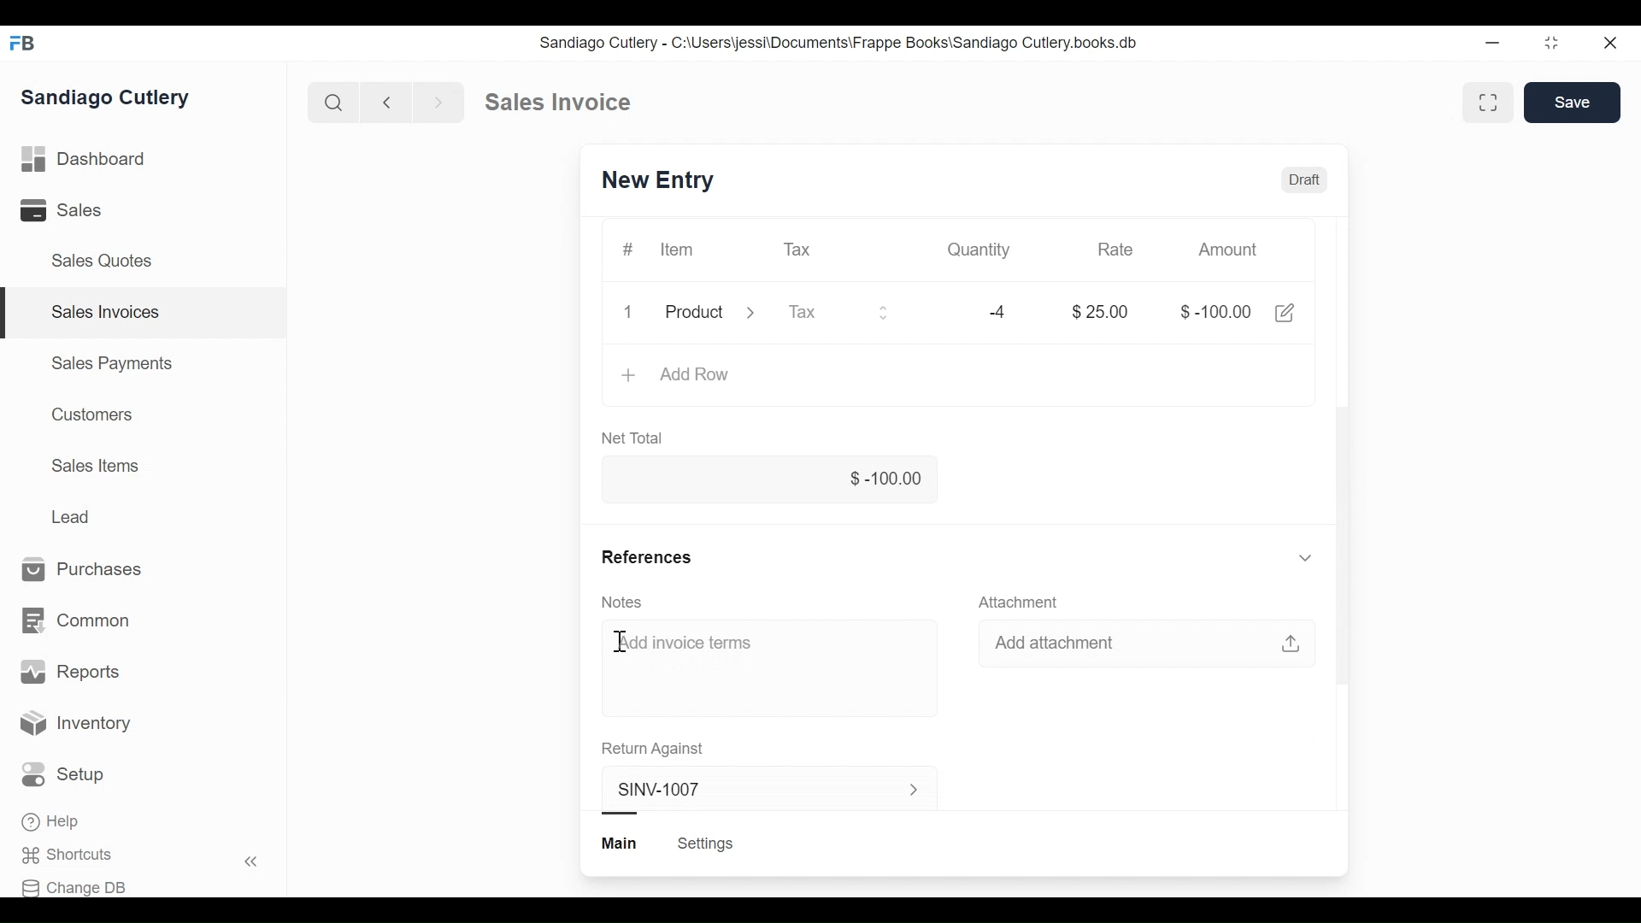 This screenshot has height=923, width=1641. I want to click on FB, so click(26, 44).